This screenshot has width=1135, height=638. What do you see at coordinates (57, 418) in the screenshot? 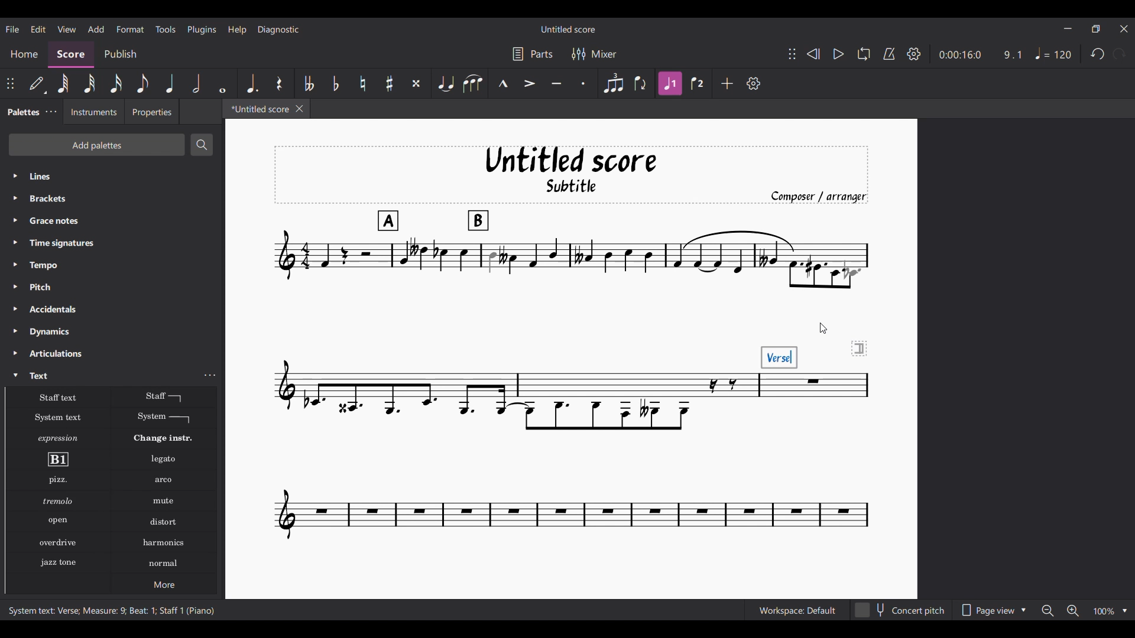
I see `System text` at bounding box center [57, 418].